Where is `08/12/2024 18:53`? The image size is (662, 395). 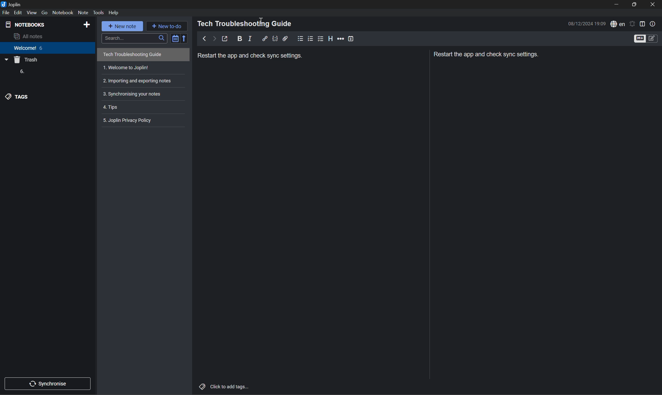 08/12/2024 18:53 is located at coordinates (587, 23).